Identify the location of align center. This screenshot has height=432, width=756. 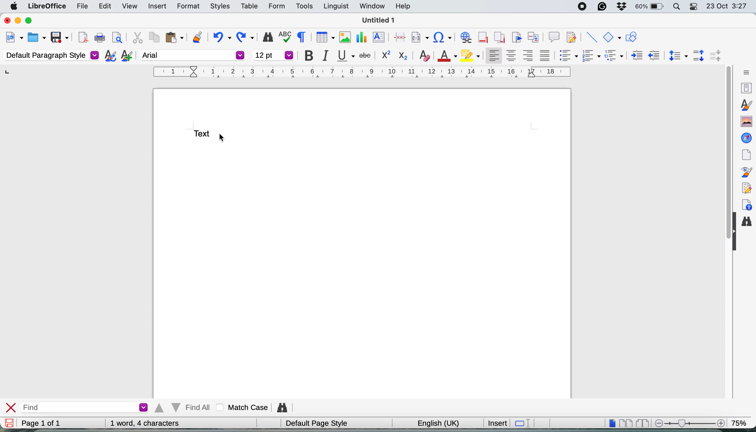
(512, 56).